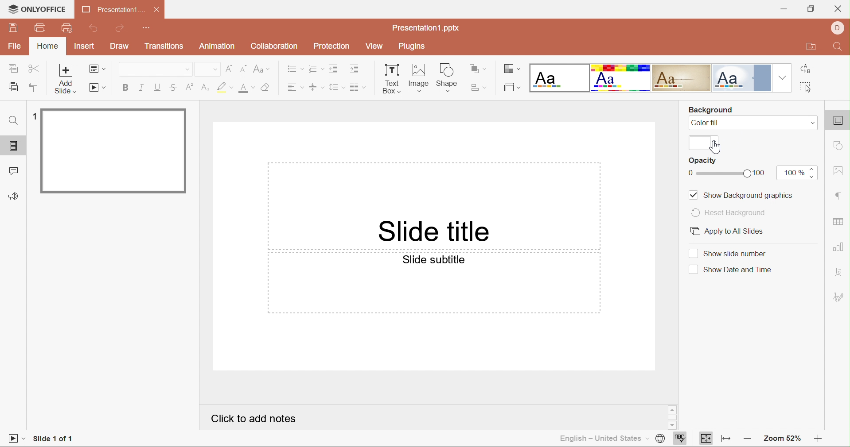  What do you see at coordinates (35, 115) in the screenshot?
I see `1` at bounding box center [35, 115].